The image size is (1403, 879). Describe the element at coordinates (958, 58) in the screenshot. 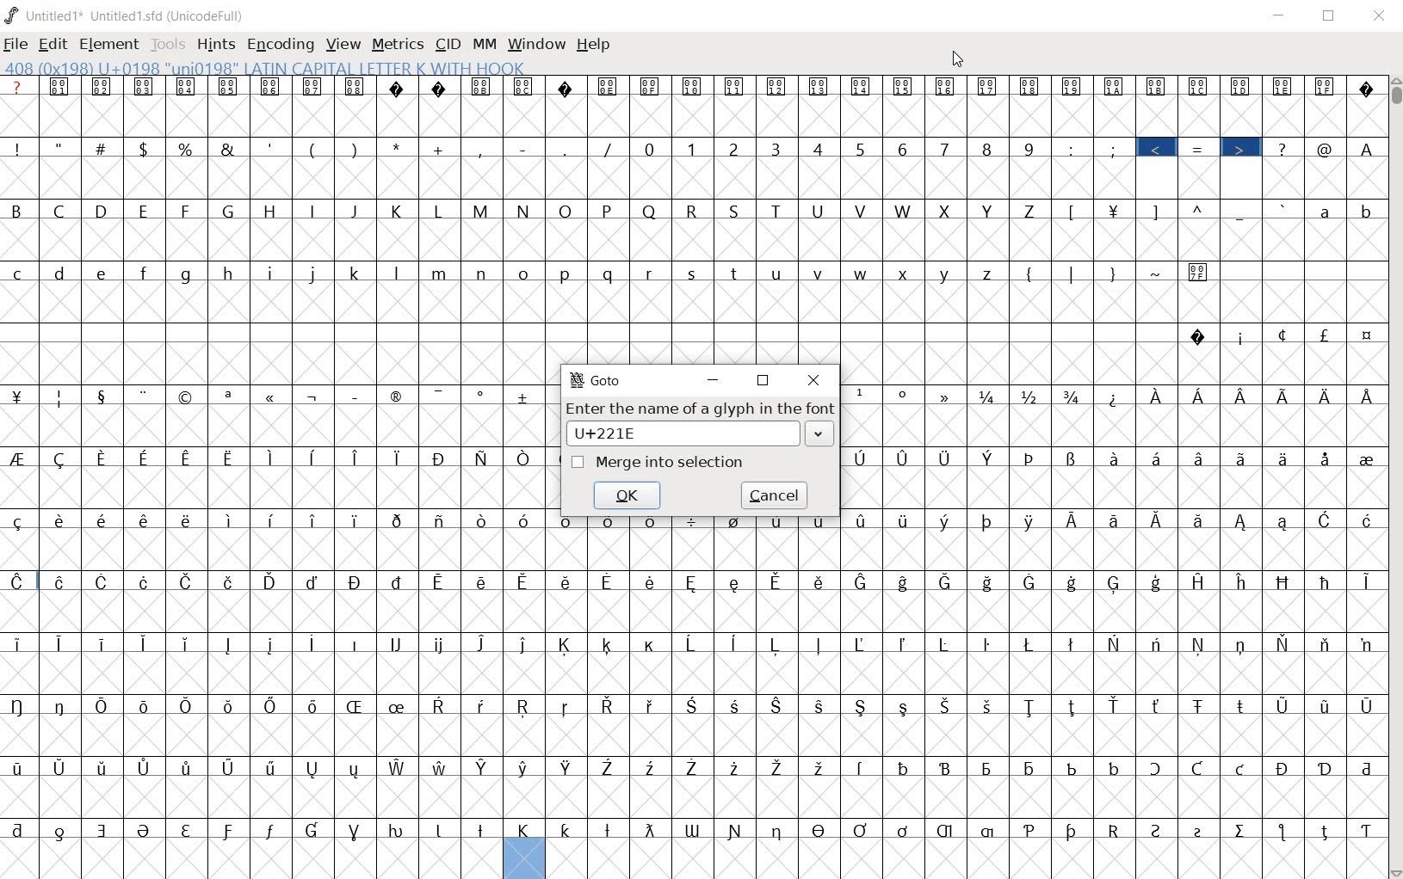

I see `cursor` at that location.